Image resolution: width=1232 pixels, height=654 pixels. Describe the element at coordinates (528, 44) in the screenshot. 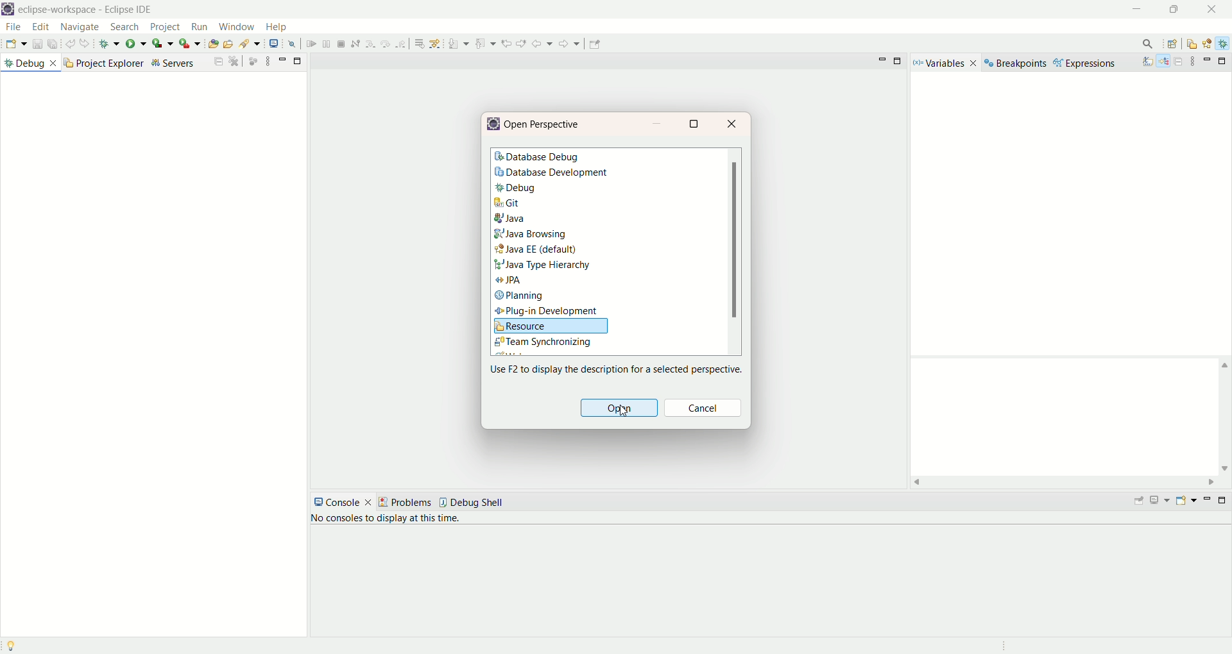

I see `use step filters` at that location.